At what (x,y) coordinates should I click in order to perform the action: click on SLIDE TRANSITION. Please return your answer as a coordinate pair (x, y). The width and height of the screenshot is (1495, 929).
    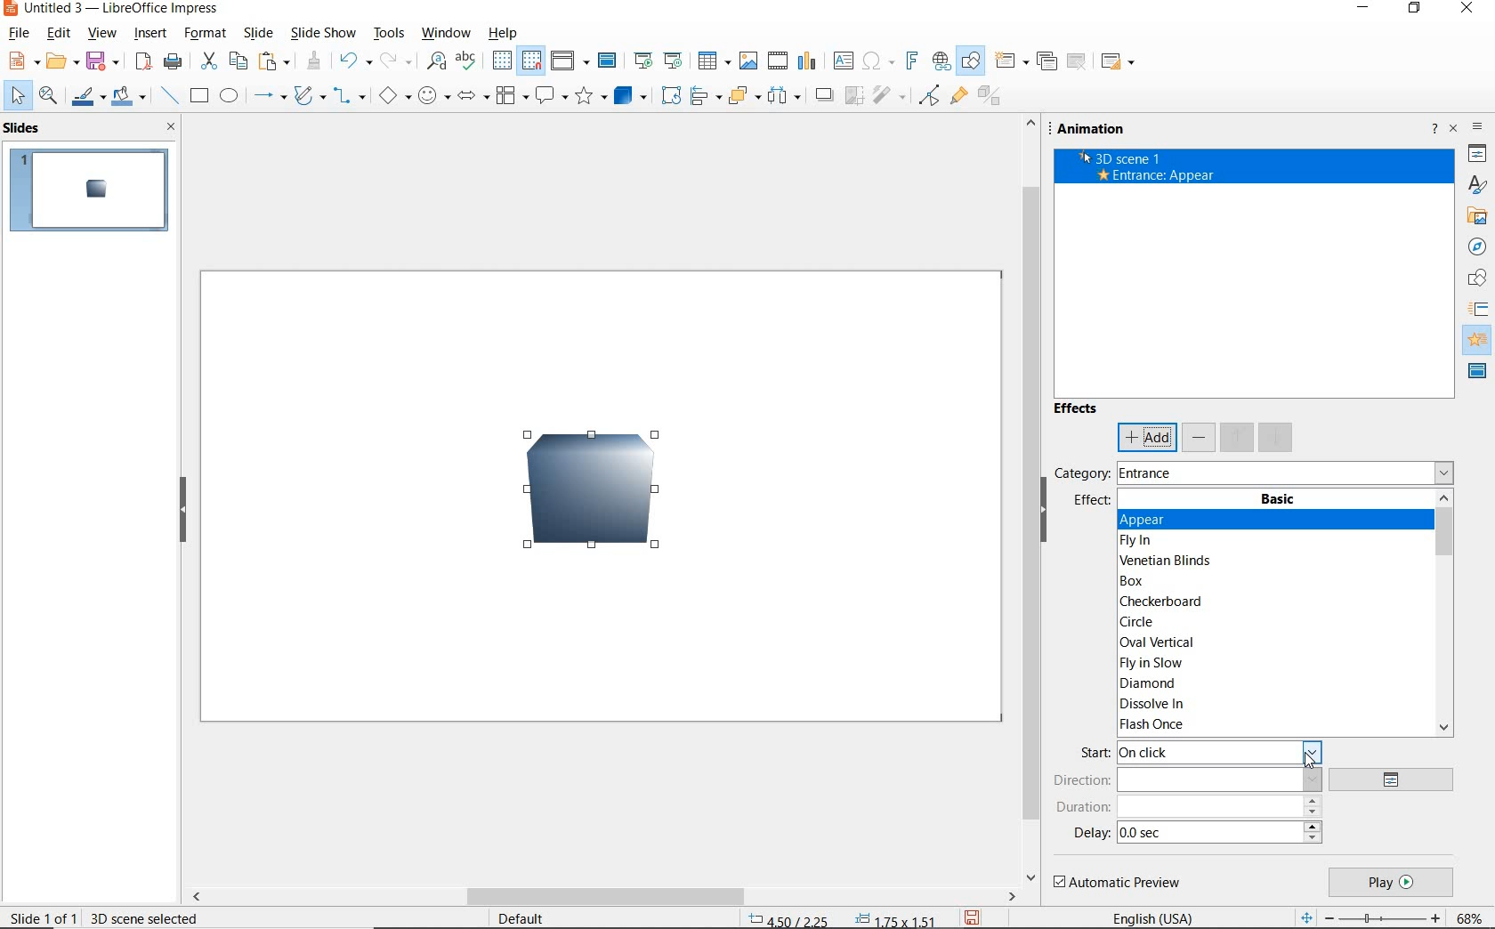
    Looking at the image, I should click on (1479, 310).